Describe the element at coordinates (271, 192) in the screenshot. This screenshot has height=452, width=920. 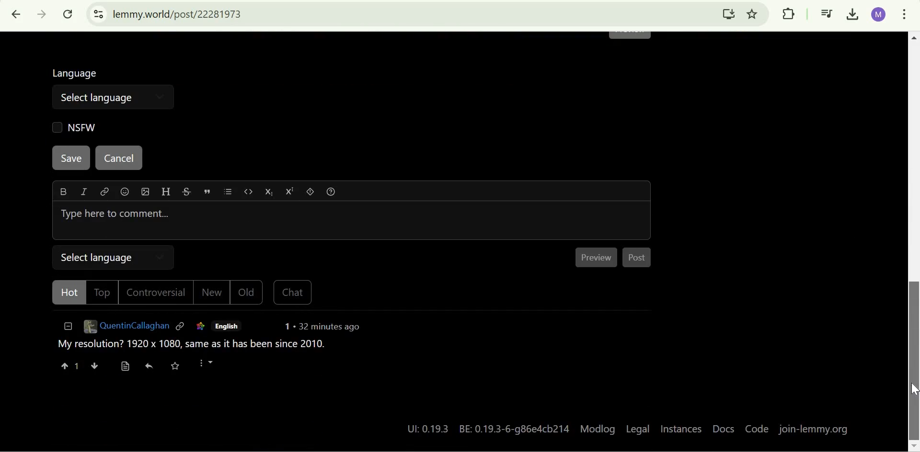
I see `subscript` at that location.